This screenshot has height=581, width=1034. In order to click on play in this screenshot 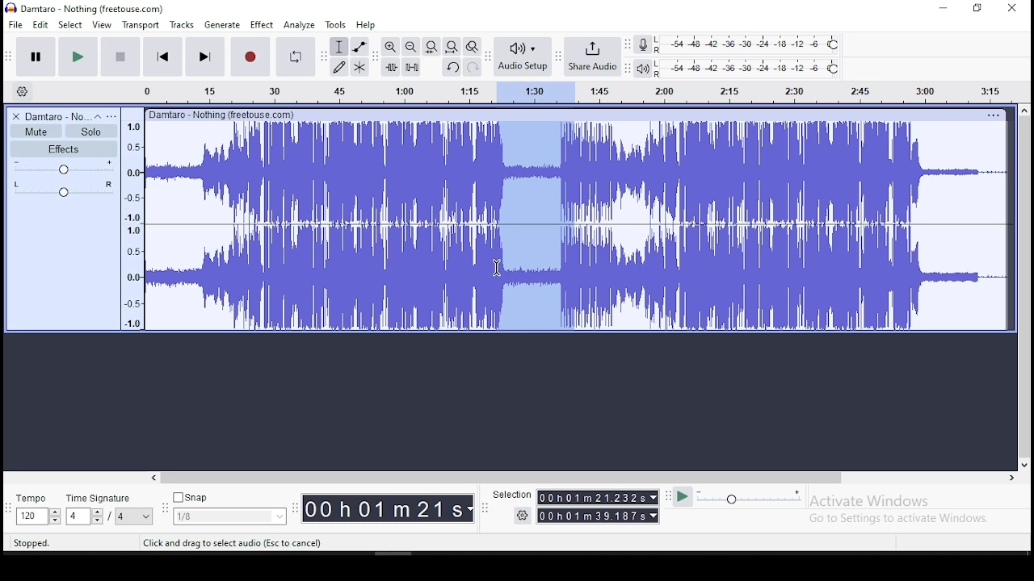, I will do `click(78, 57)`.